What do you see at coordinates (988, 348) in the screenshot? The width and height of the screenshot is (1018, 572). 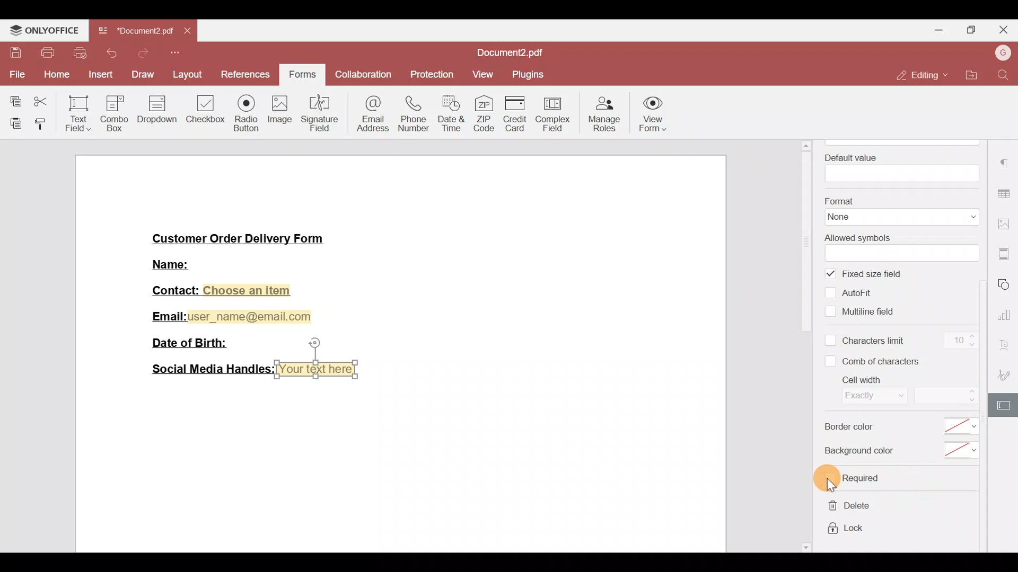 I see `Scroll bar` at bounding box center [988, 348].